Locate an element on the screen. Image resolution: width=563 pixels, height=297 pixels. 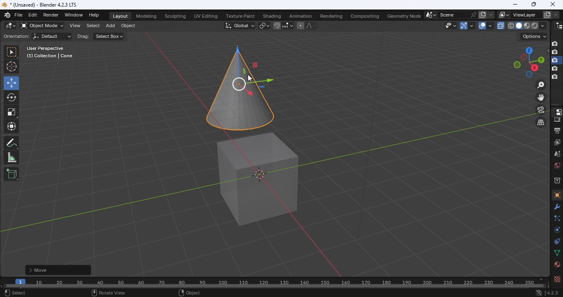
Sculpting is located at coordinates (175, 16).